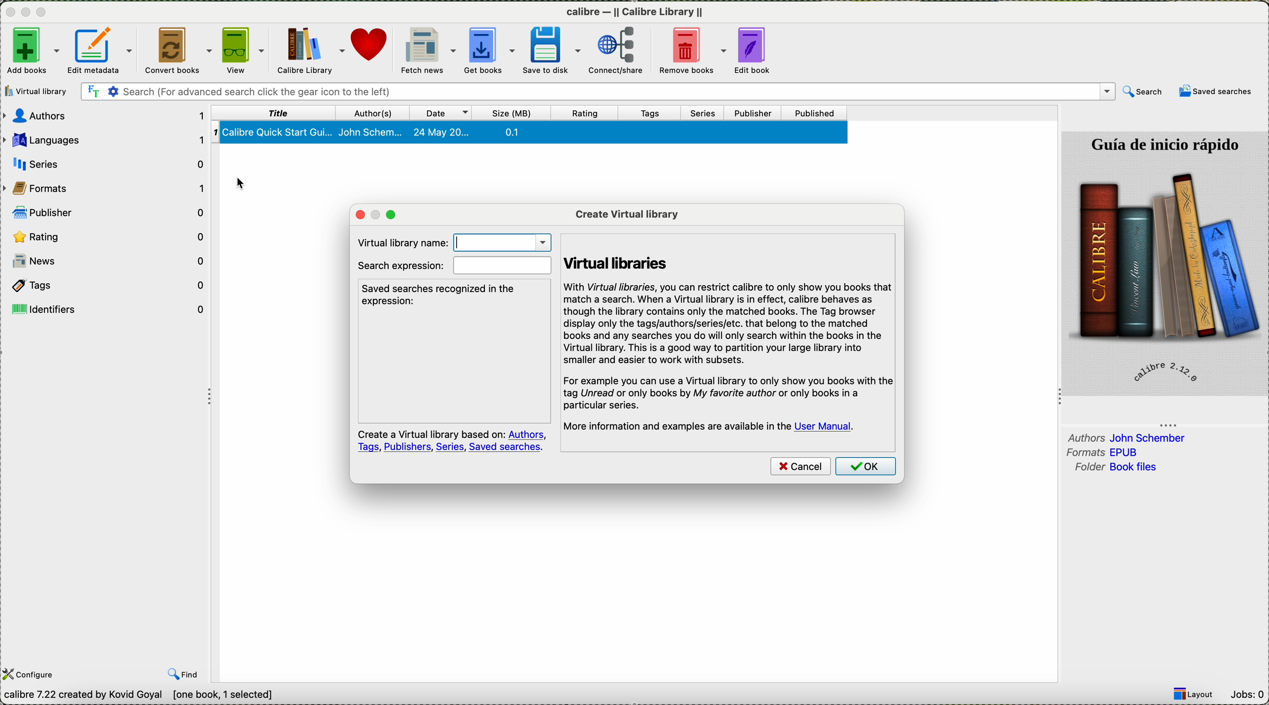 The height and width of the screenshot is (705, 1269). I want to click on Callibre 7.22 created by Kavid Goyal [one book,1 selected], so click(139, 696).